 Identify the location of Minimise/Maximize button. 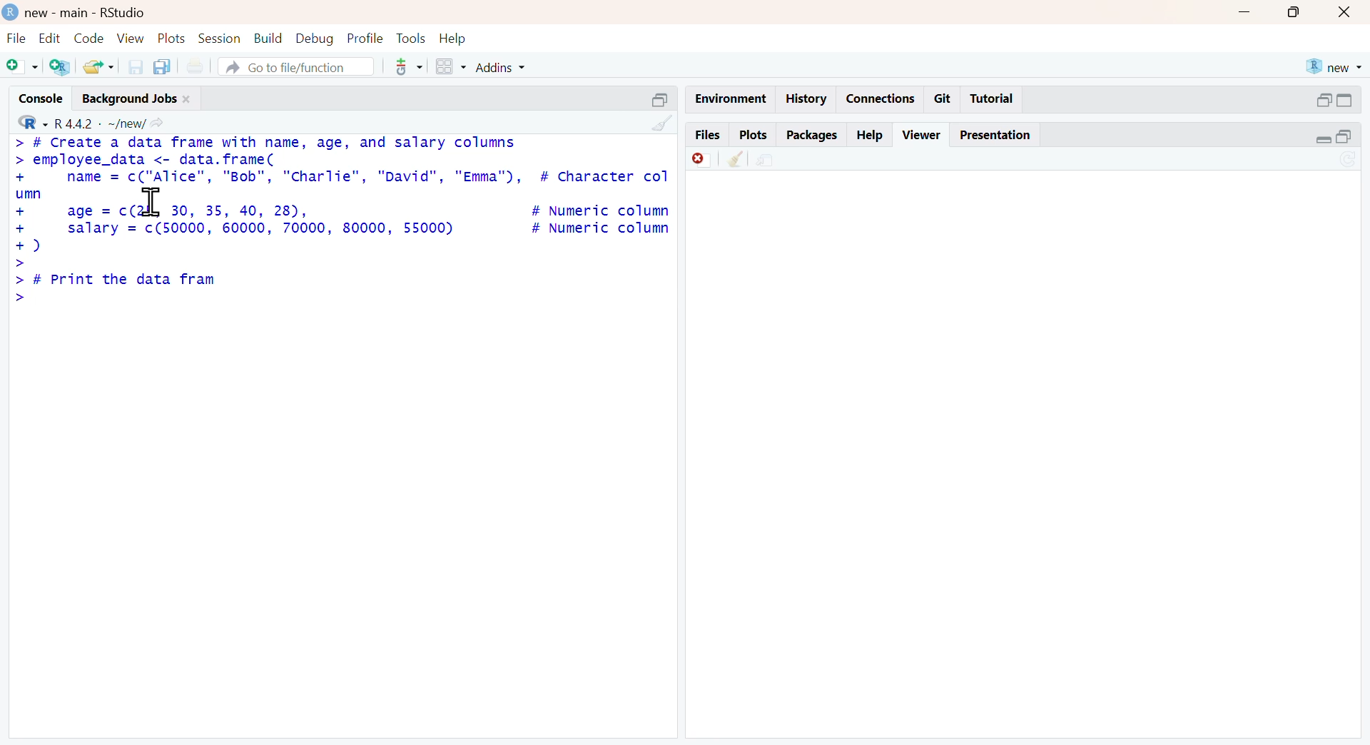
(1336, 100).